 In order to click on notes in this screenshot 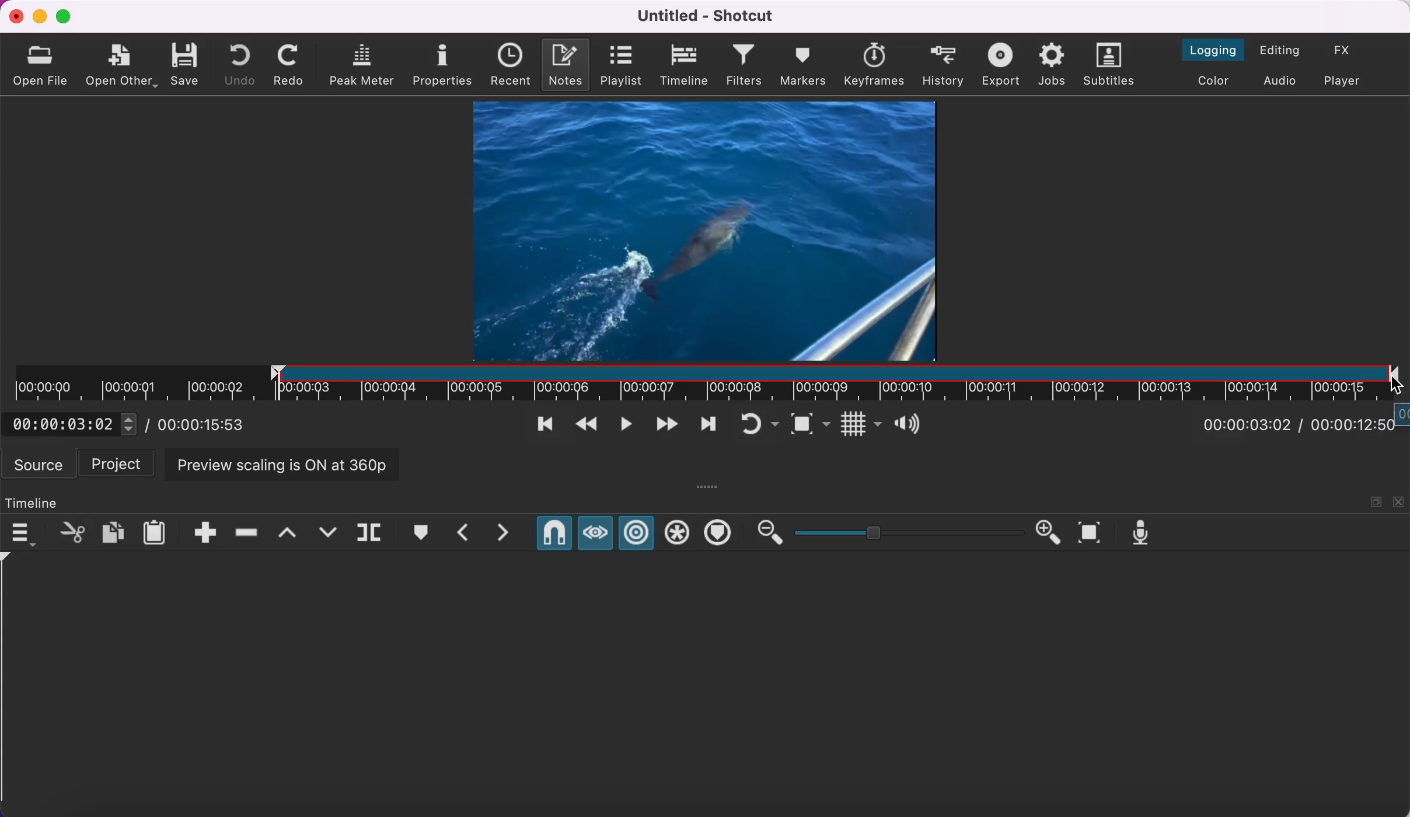, I will do `click(567, 64)`.